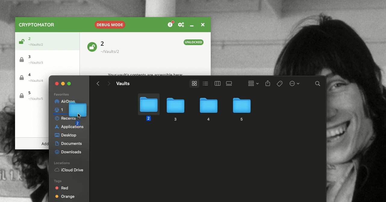 This screenshot has height=202, width=386. Describe the element at coordinates (108, 84) in the screenshot. I see `Forward` at that location.